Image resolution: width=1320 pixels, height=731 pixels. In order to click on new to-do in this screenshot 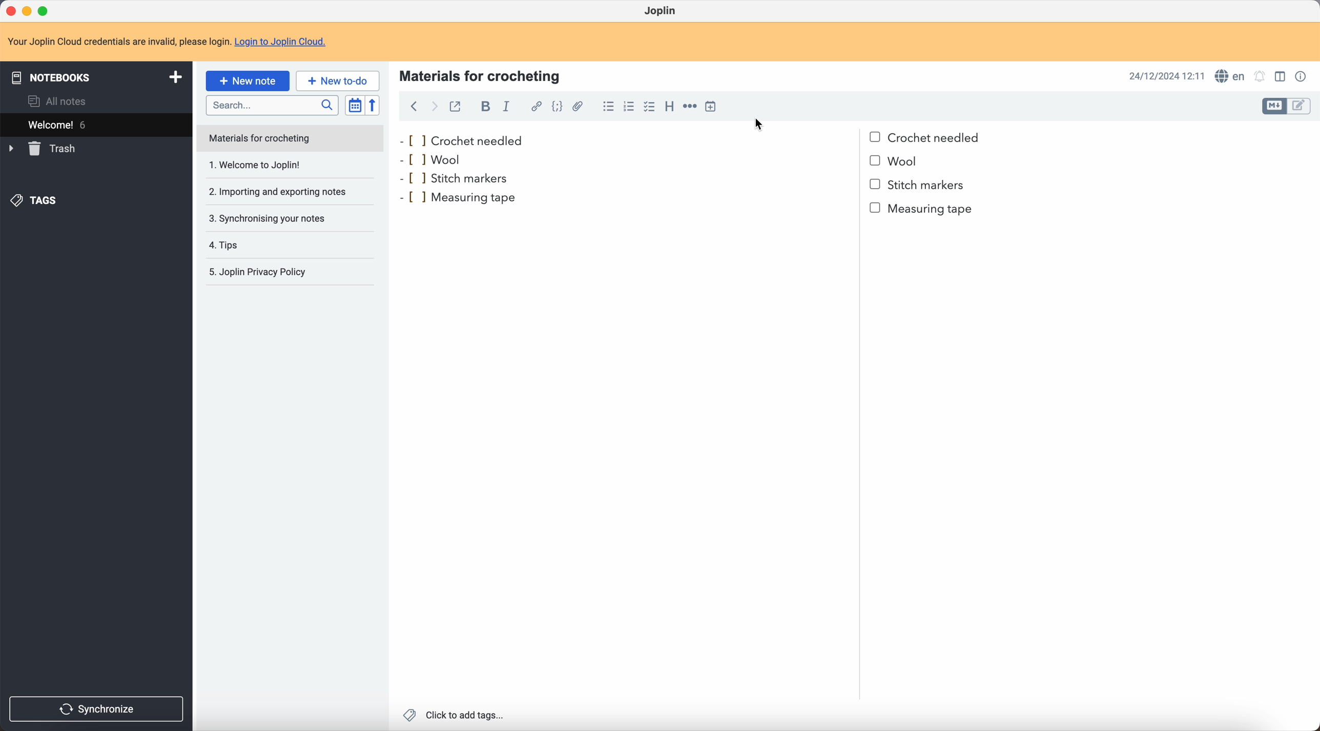, I will do `click(338, 80)`.